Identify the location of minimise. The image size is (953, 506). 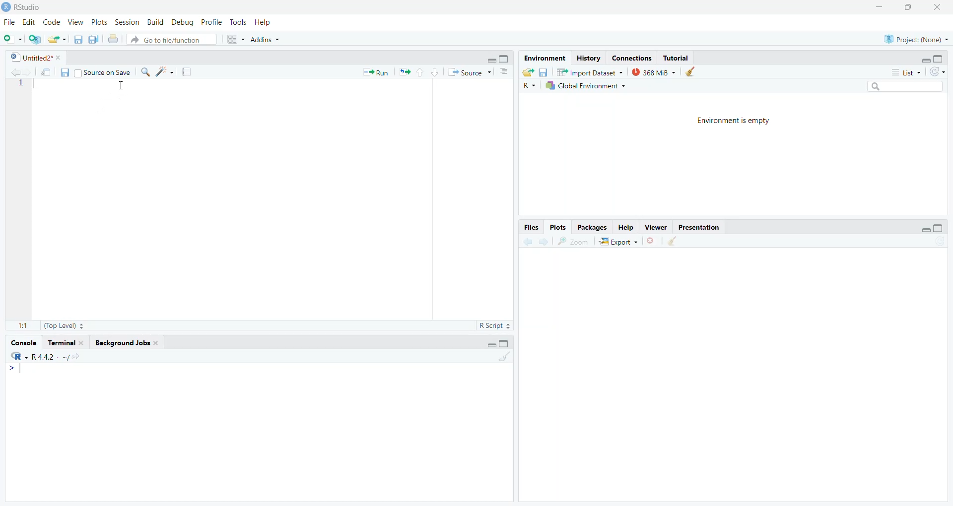
(925, 230).